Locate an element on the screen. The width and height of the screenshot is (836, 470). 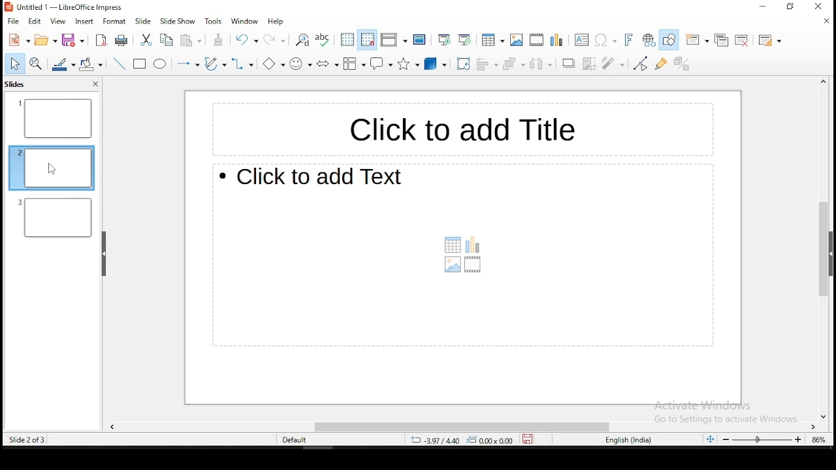
close window is located at coordinates (822, 7).